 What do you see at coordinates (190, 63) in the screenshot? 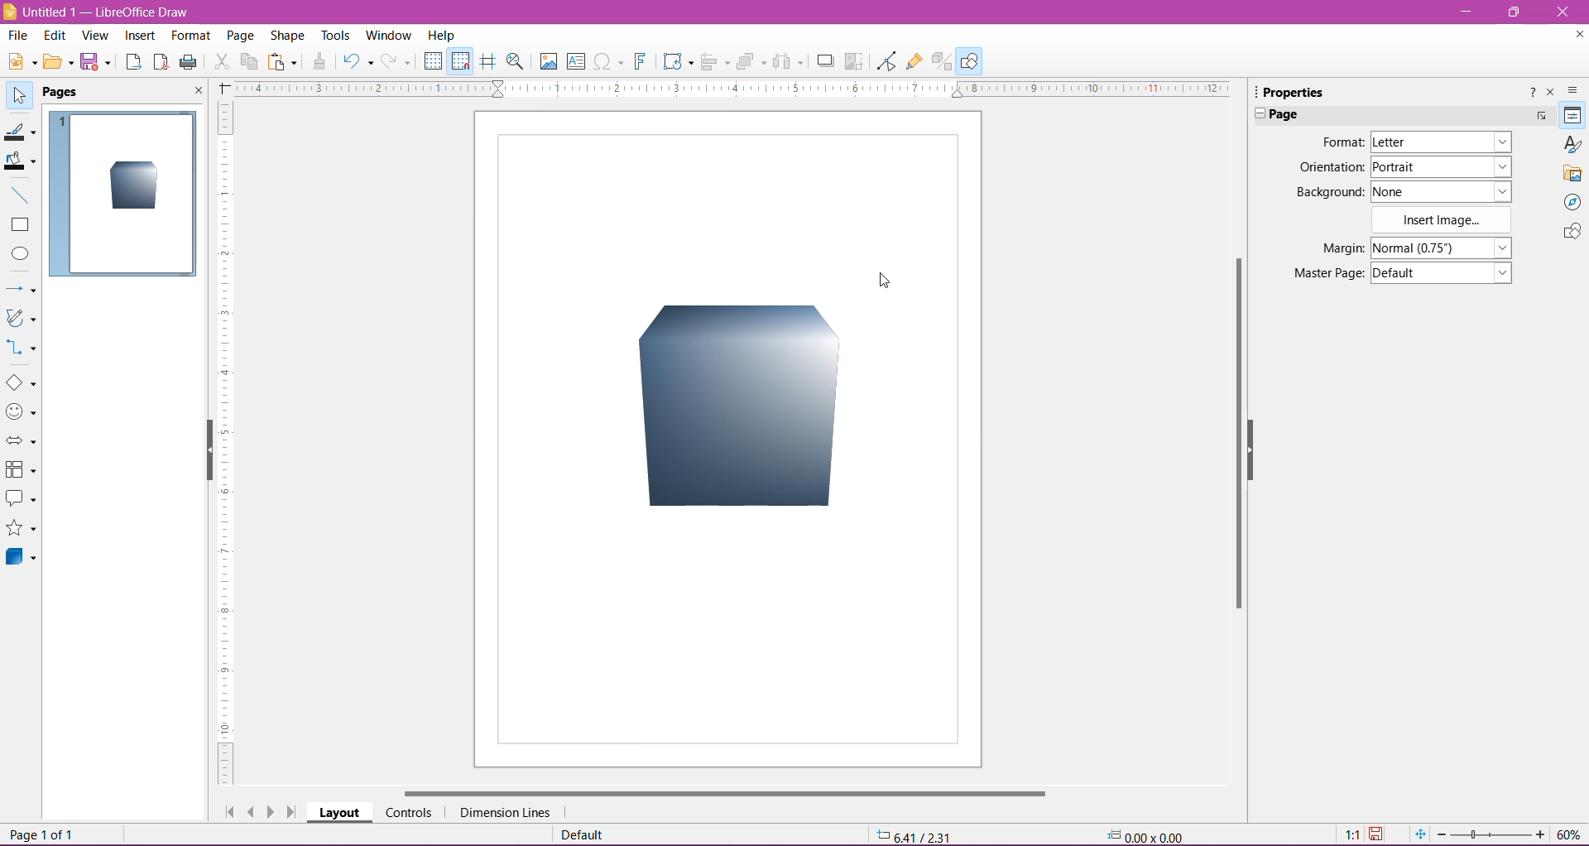
I see `Print` at bounding box center [190, 63].